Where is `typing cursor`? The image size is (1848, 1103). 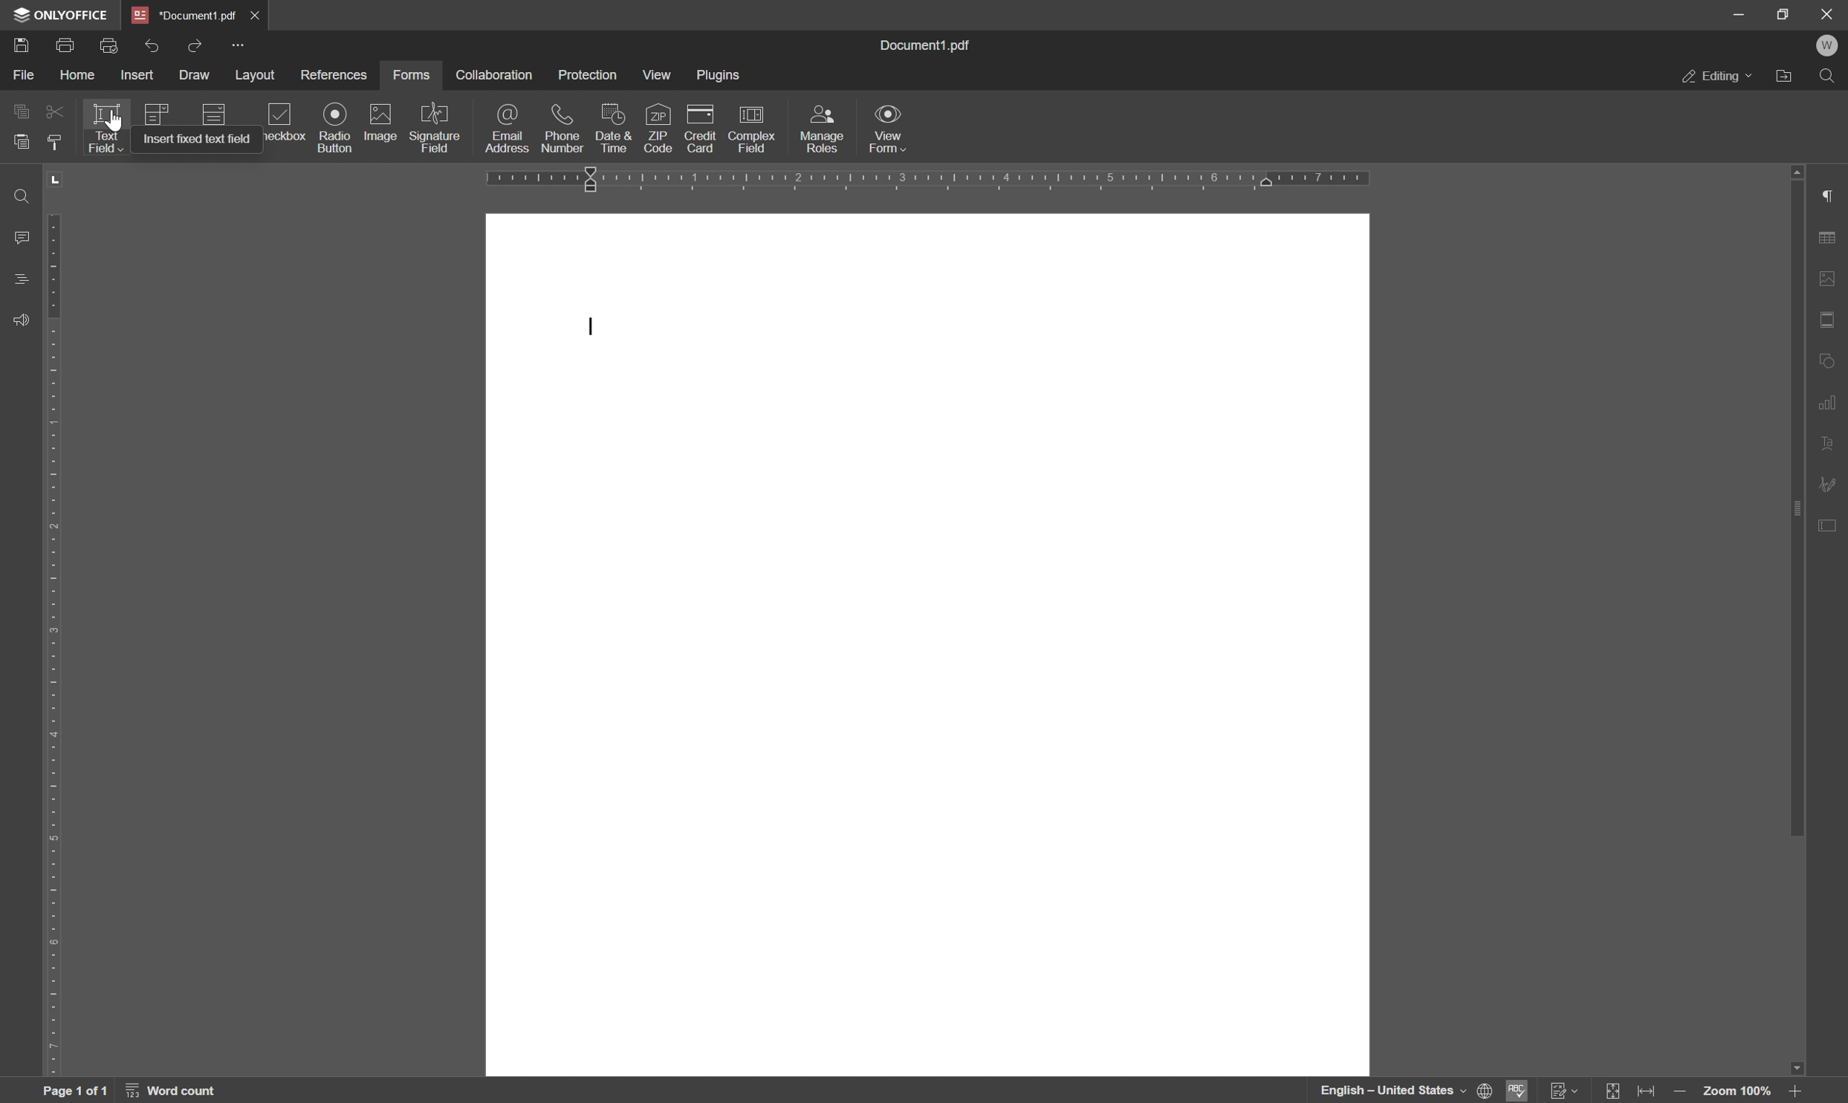 typing cursor is located at coordinates (585, 326).